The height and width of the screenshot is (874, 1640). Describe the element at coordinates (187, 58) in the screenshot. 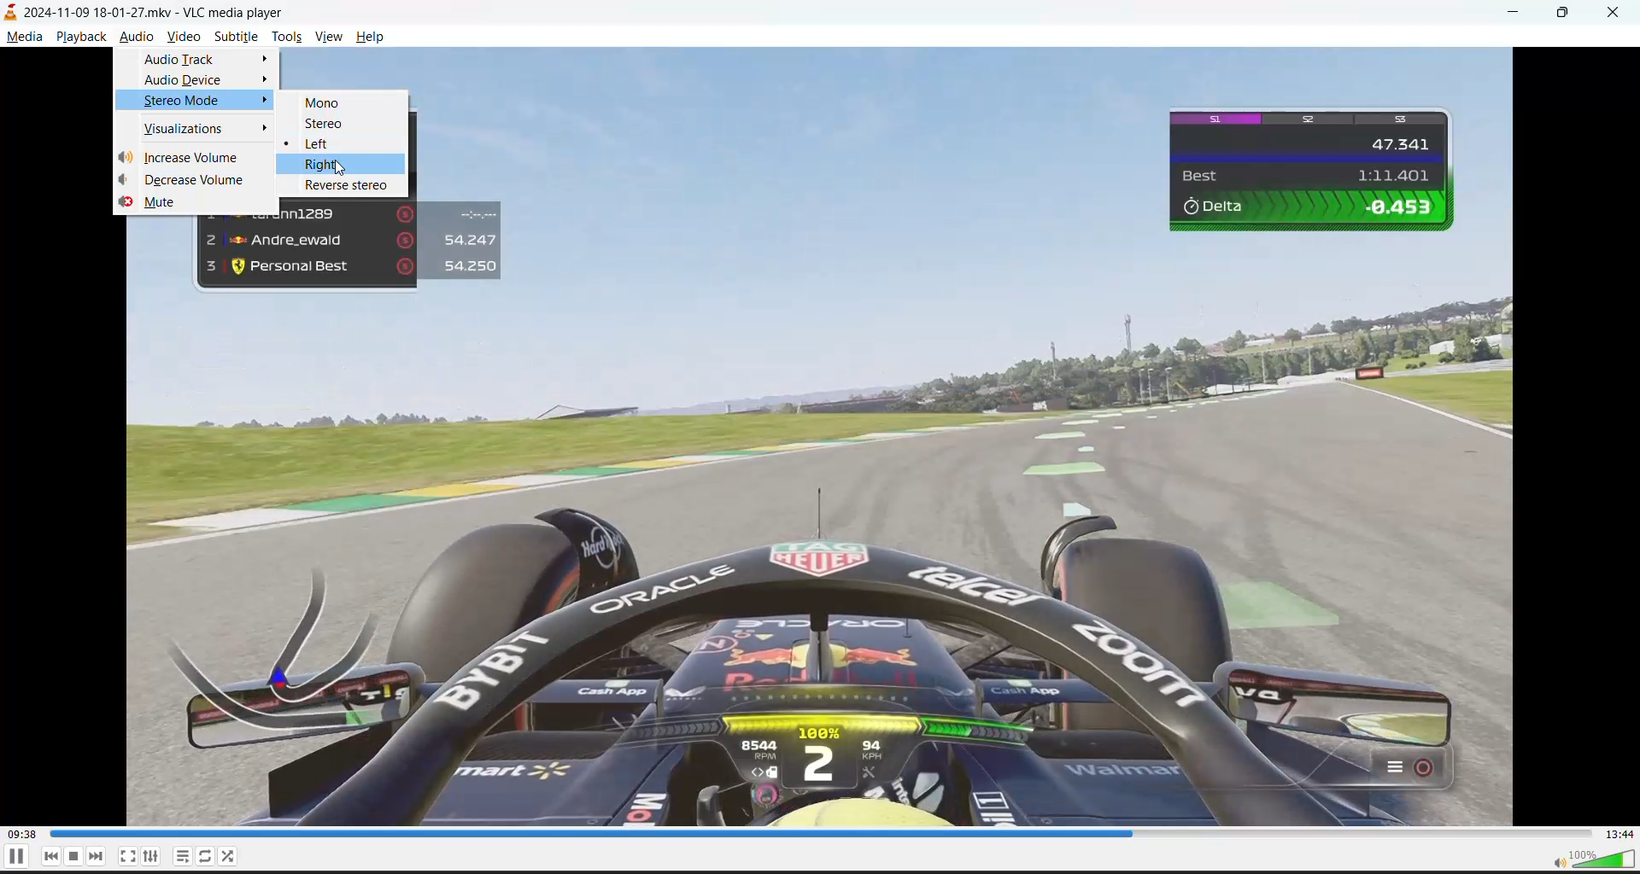

I see `audio track` at that location.